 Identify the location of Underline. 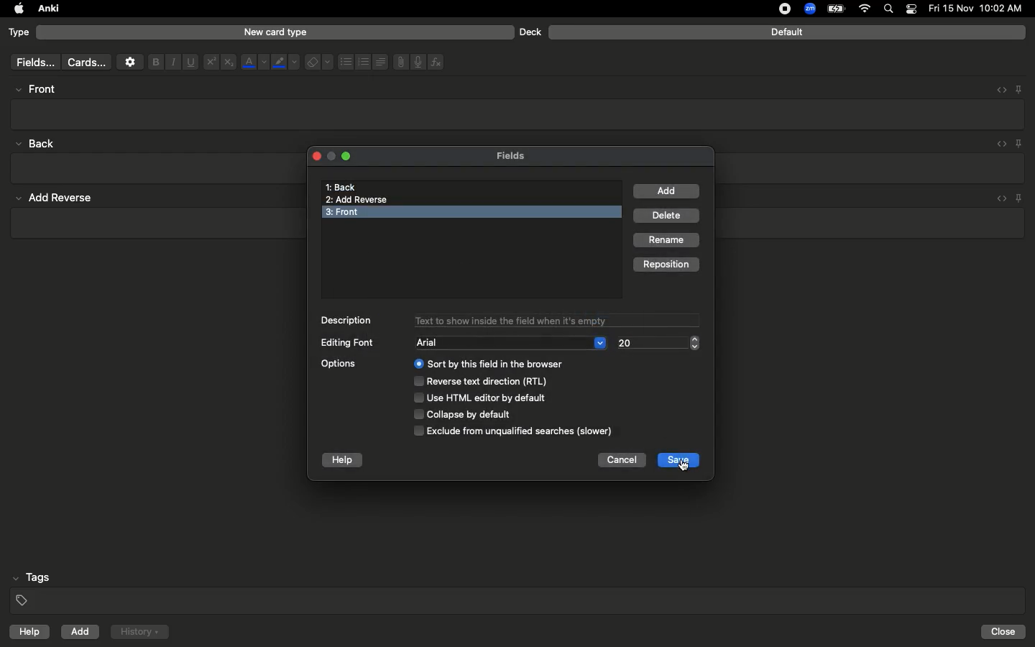
(190, 63).